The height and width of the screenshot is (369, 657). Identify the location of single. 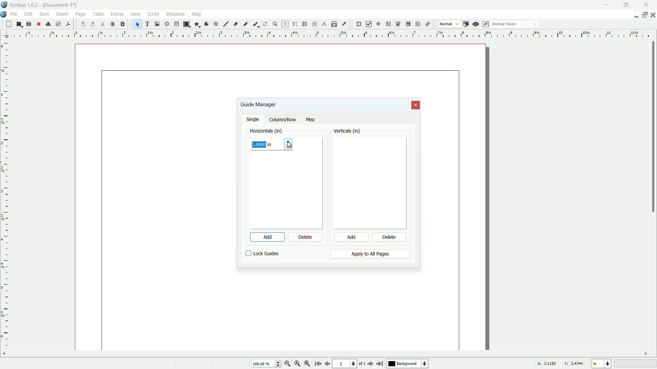
(254, 120).